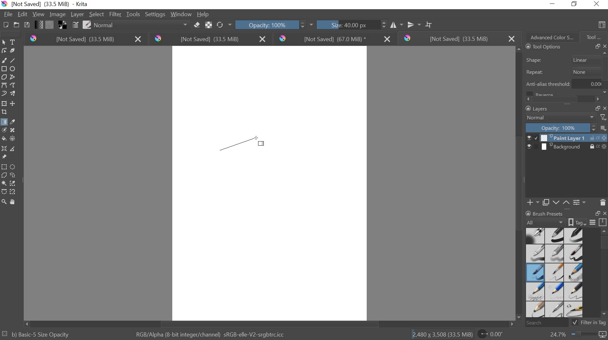 The height and width of the screenshot is (340, 608). I want to click on dynamic brush, so click(4, 93).